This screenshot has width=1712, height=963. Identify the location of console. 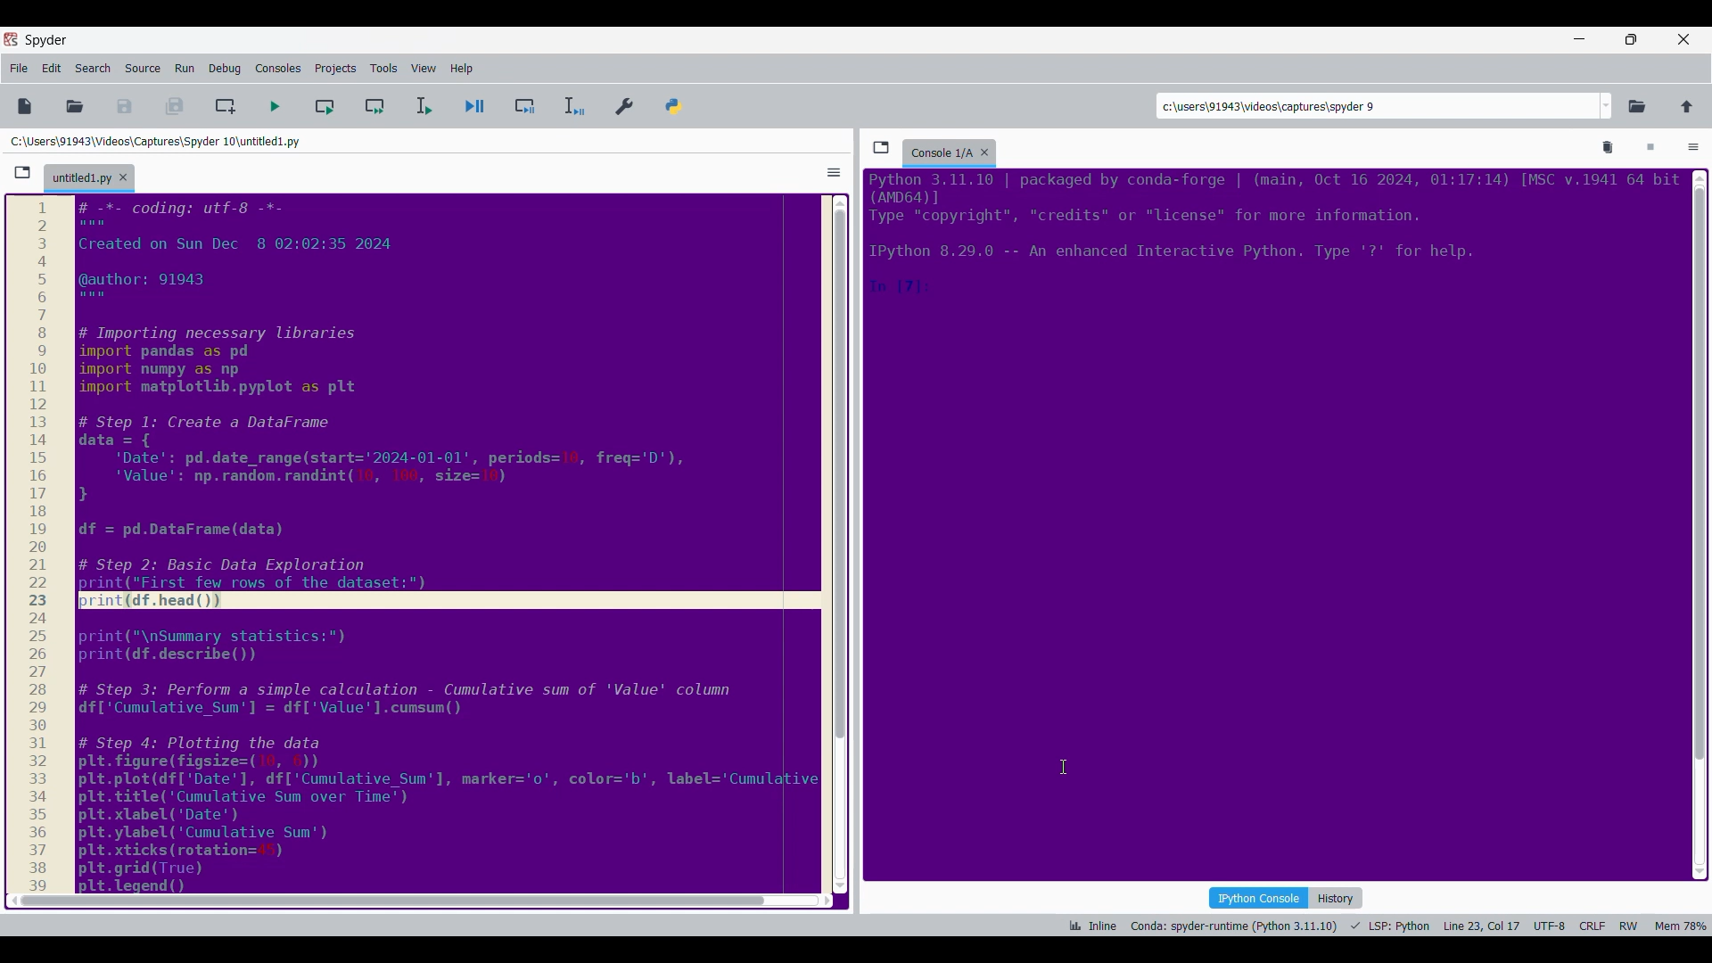
(940, 150).